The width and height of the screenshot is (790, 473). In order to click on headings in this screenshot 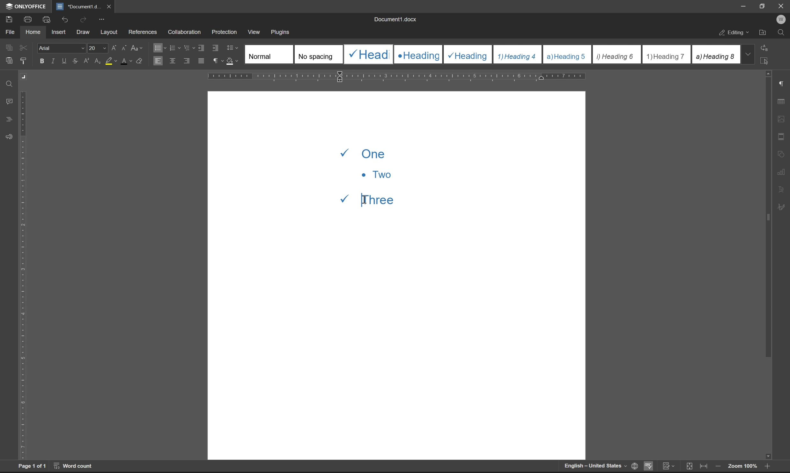, I will do `click(9, 120)`.